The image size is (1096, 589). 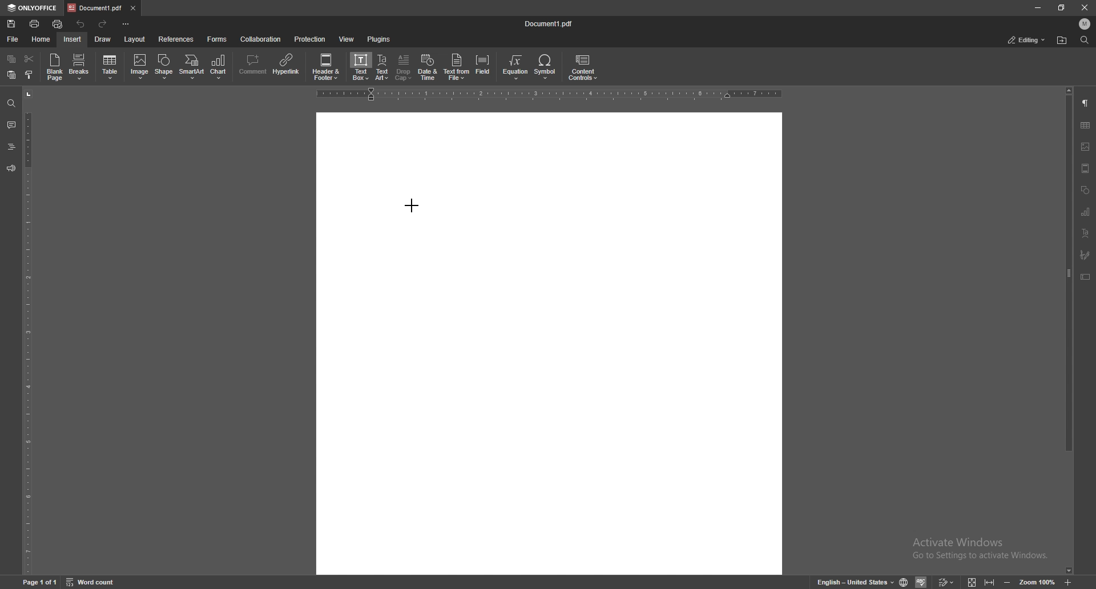 I want to click on english united states, so click(x=856, y=583).